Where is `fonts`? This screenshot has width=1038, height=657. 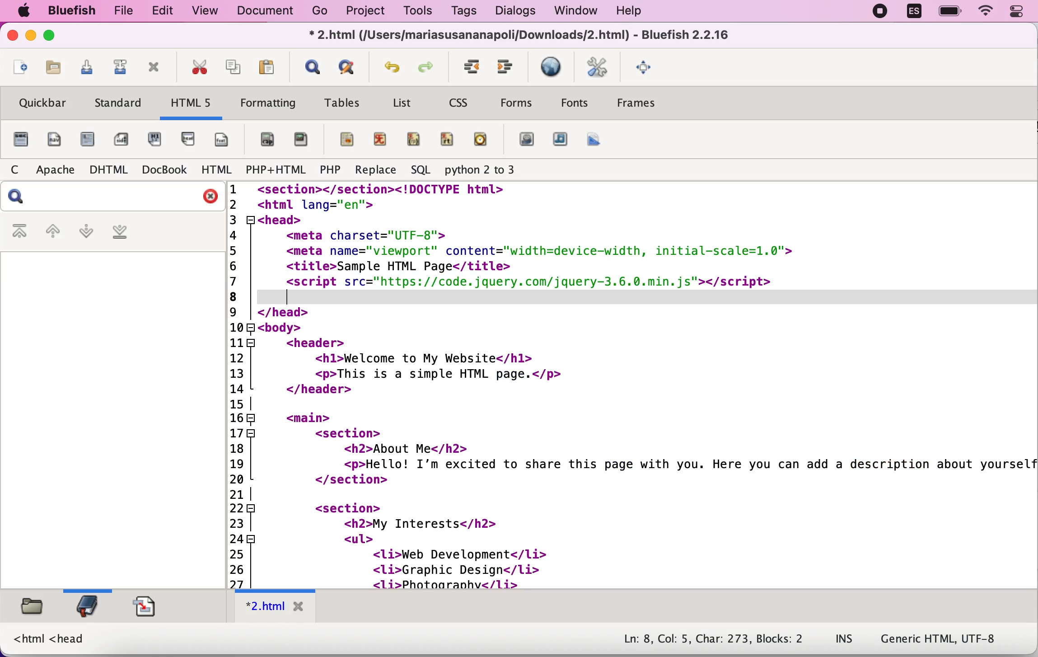 fonts is located at coordinates (575, 105).